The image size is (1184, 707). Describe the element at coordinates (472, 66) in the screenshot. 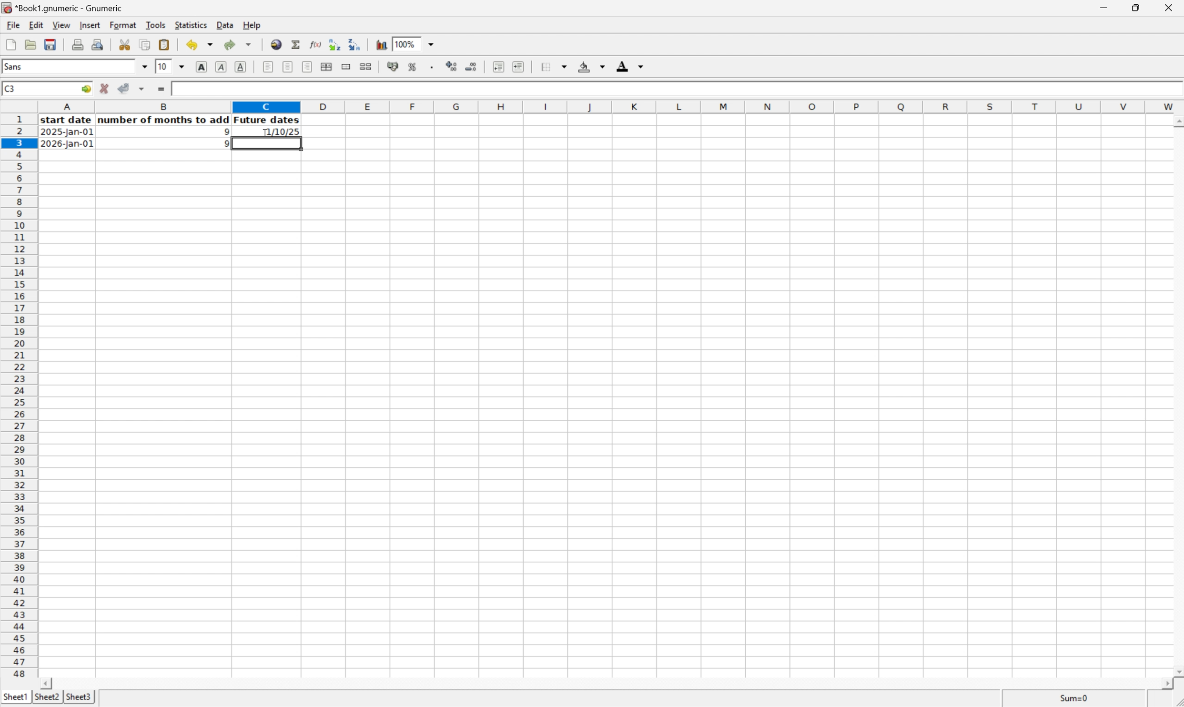

I see `Decrease the number of decimals displayed` at that location.